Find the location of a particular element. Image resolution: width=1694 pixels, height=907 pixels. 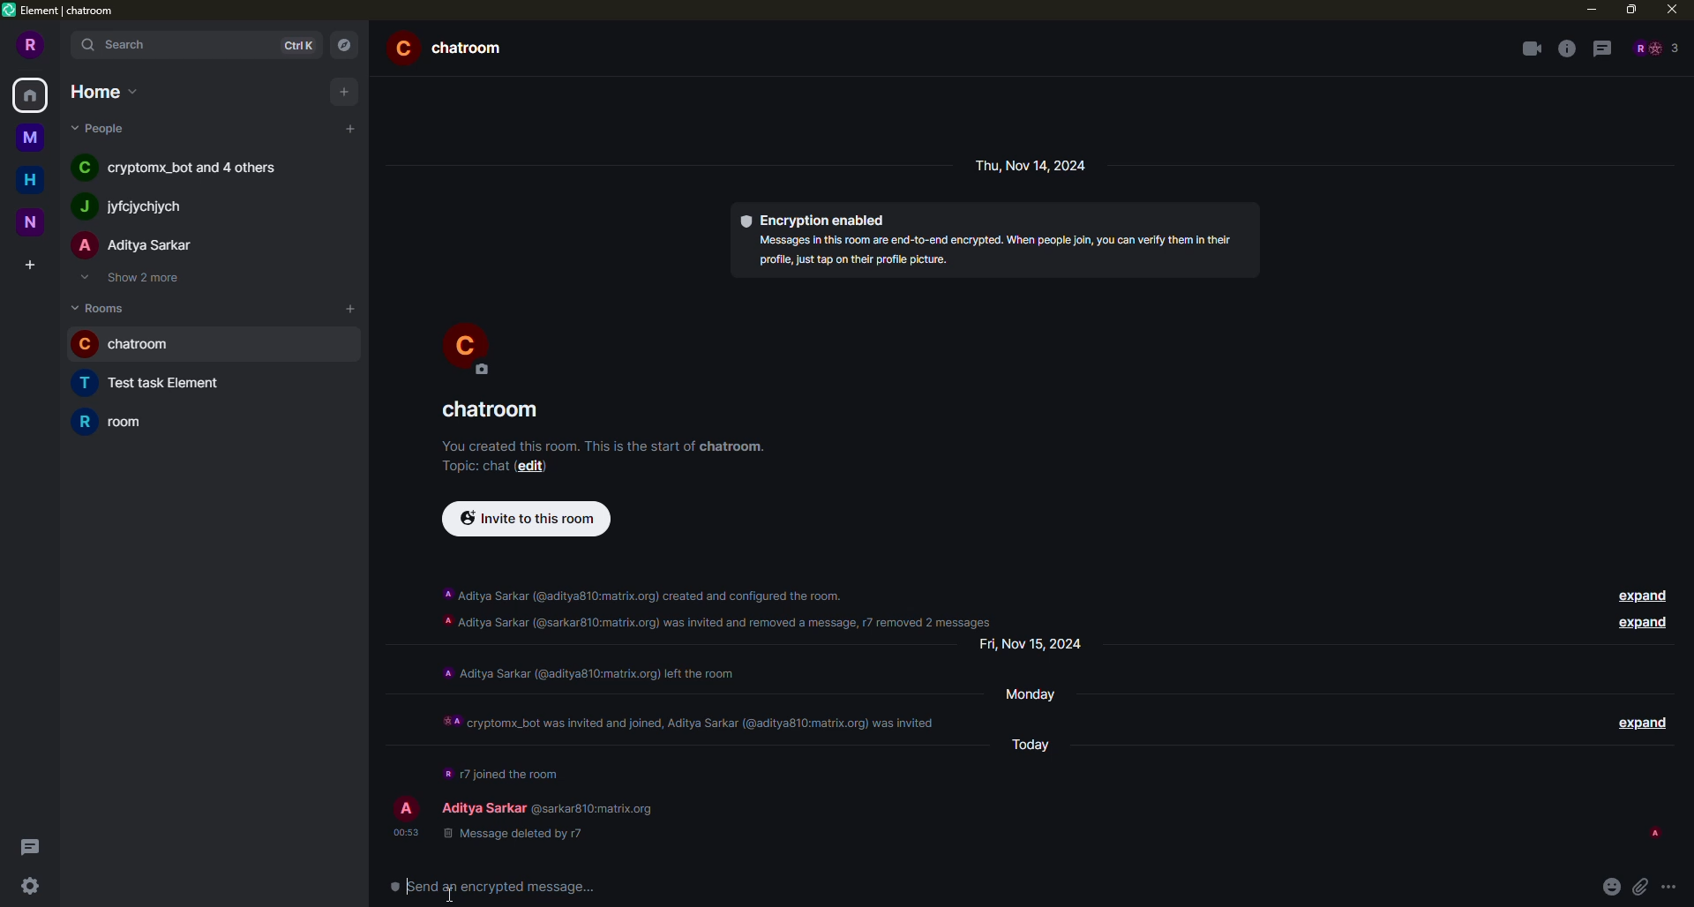

time is located at coordinates (404, 831).